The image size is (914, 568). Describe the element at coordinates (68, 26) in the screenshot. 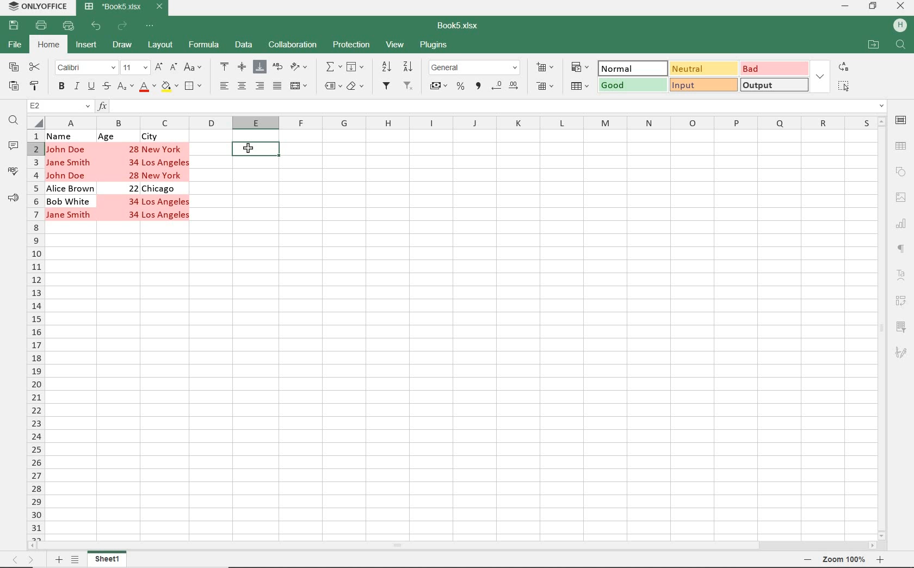

I see `QUICK PRINT` at that location.